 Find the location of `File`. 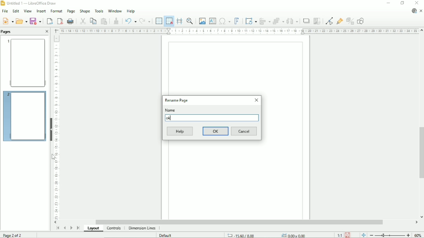

File is located at coordinates (4, 11).